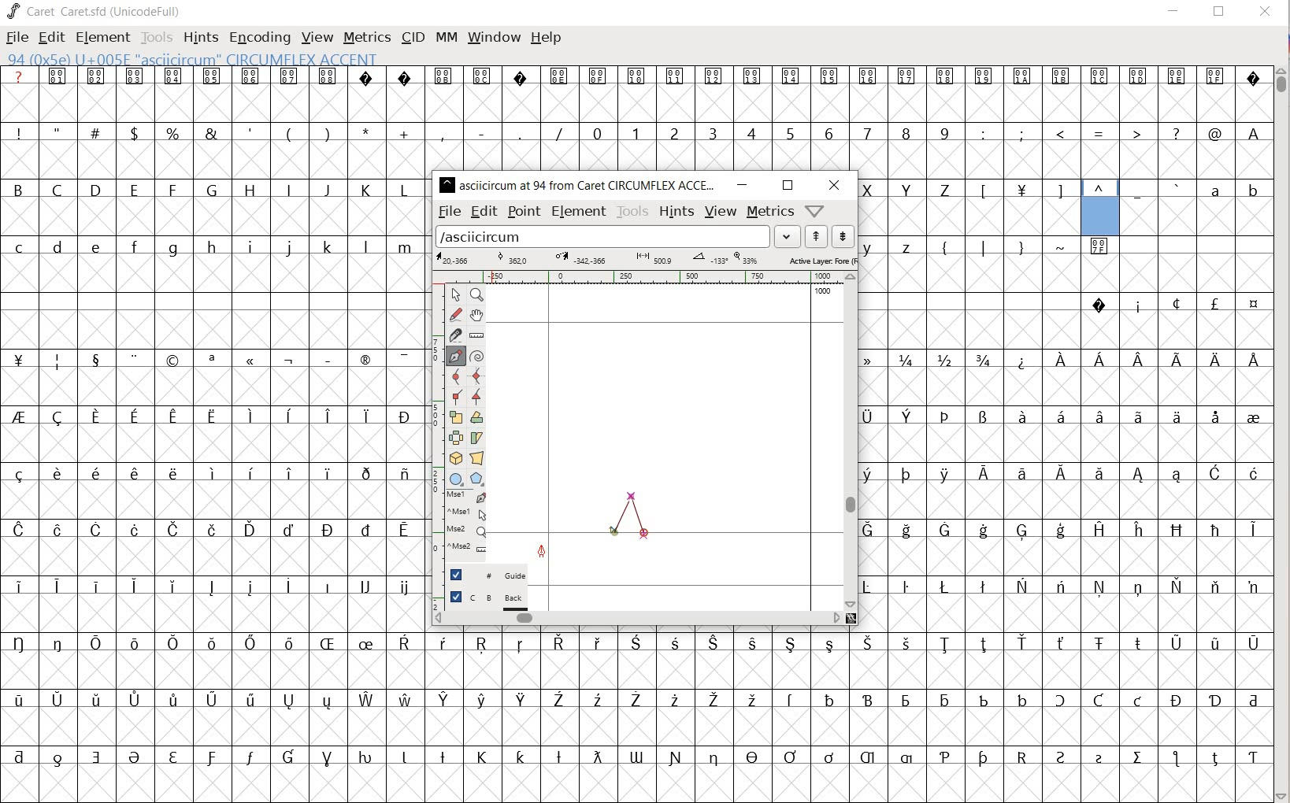 The image size is (1290, 803). What do you see at coordinates (454, 457) in the screenshot?
I see `rotate the selection in 3D and project back to plane` at bounding box center [454, 457].